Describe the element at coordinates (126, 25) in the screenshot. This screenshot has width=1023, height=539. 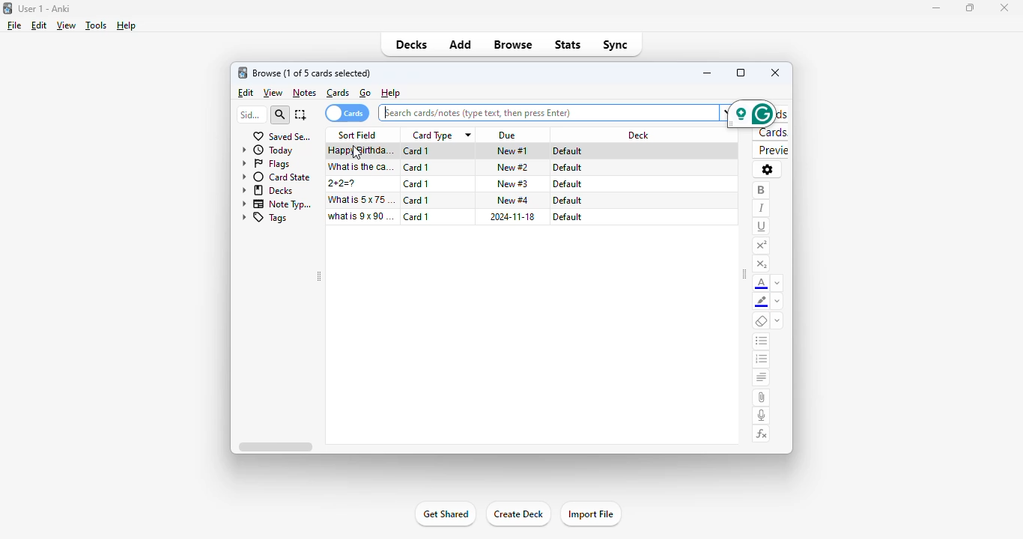
I see `help` at that location.